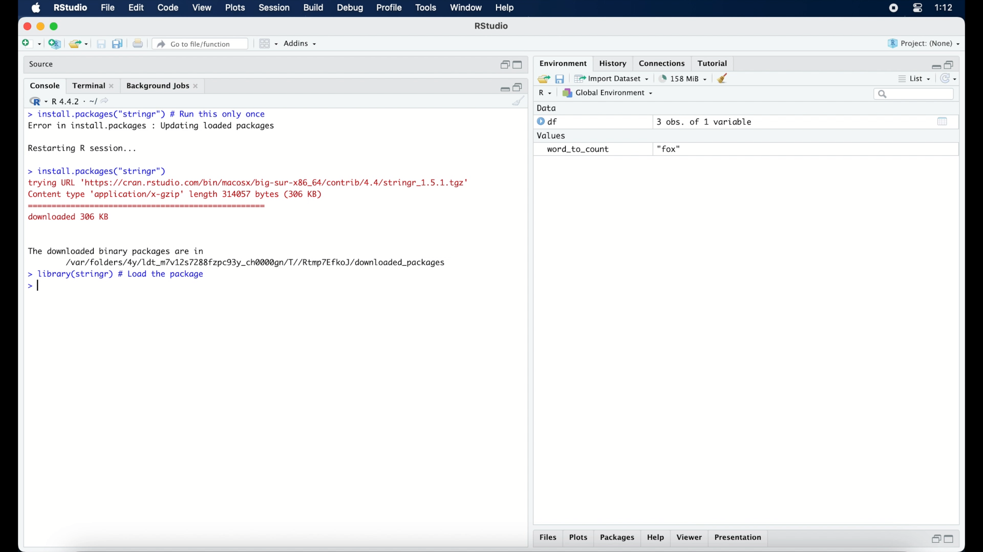  What do you see at coordinates (576, 150) in the screenshot?
I see `word_to_count` at bounding box center [576, 150].